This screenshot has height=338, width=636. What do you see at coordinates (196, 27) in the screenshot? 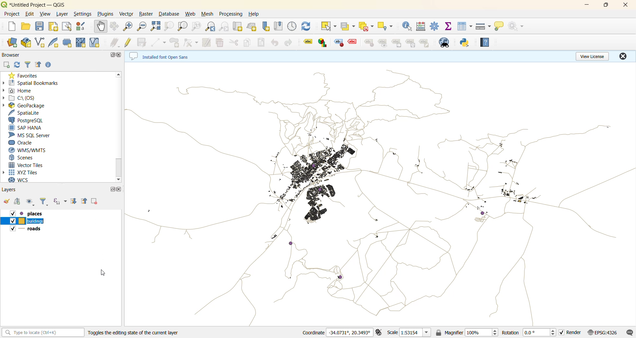
I see `zoom native` at bounding box center [196, 27].